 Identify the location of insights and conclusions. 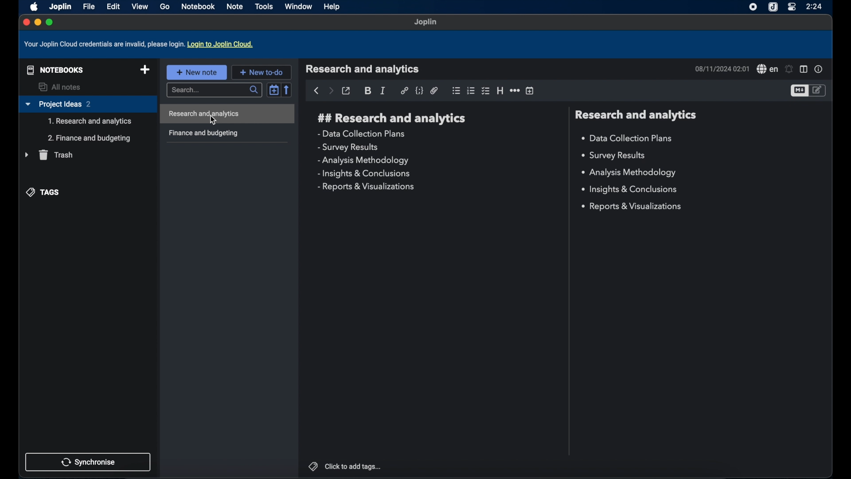
(365, 174).